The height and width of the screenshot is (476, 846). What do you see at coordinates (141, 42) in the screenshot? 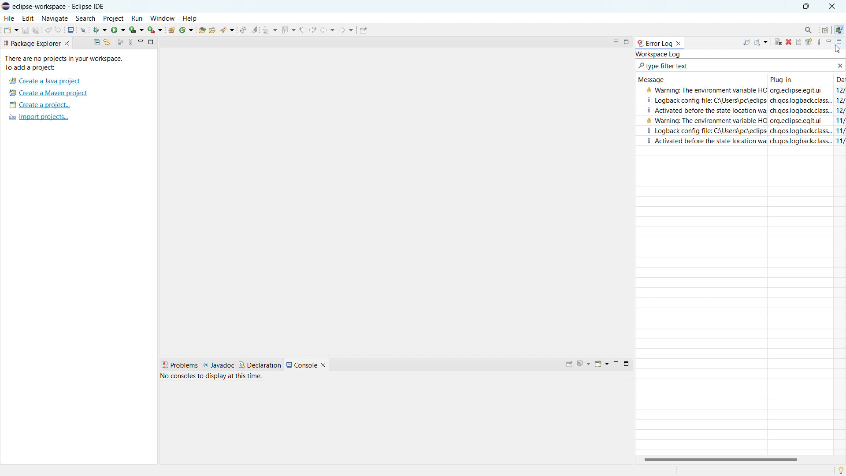
I see `minimize` at bounding box center [141, 42].